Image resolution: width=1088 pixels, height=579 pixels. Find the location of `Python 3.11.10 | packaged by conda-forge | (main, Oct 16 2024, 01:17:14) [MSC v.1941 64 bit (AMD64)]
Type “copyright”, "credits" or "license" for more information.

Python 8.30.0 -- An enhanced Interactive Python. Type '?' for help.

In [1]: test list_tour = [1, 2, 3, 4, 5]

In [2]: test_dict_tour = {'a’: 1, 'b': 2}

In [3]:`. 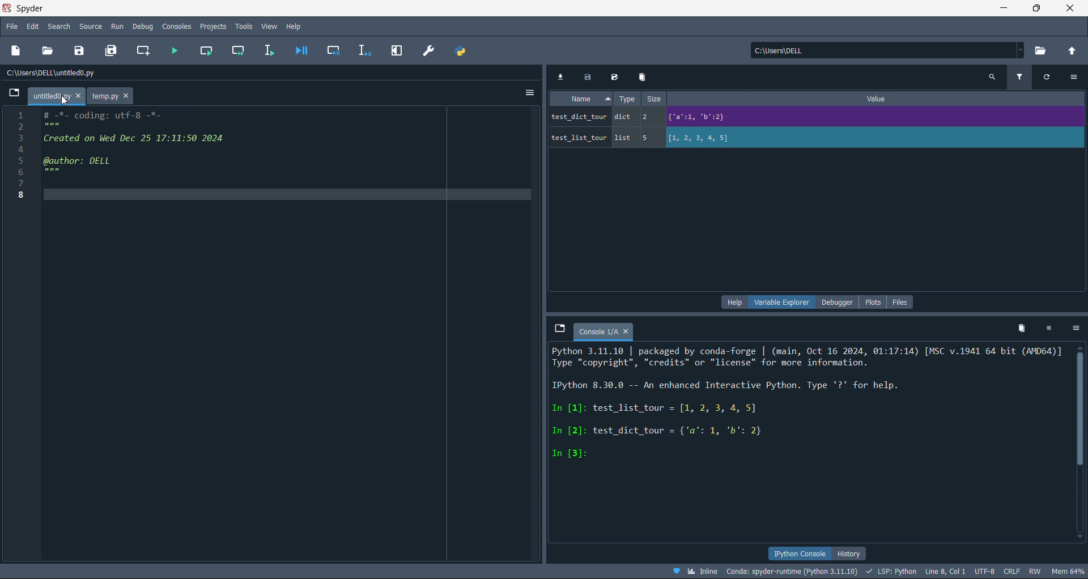

Python 3.11.10 | packaged by conda-forge | (main, Oct 16 2024, 01:17:14) [MSC v.1941 64 bit (AMD64)]
Type “copyright”, "credits" or "license" for more information.

Python 8.30.0 -- An enhanced Interactive Python. Type '?' for help.

In [1]: test list_tour = [1, 2, 3, 4, 5]

In [2]: test_dict_tour = {'a’: 1, 'b': 2}

In [3]: is located at coordinates (806, 403).